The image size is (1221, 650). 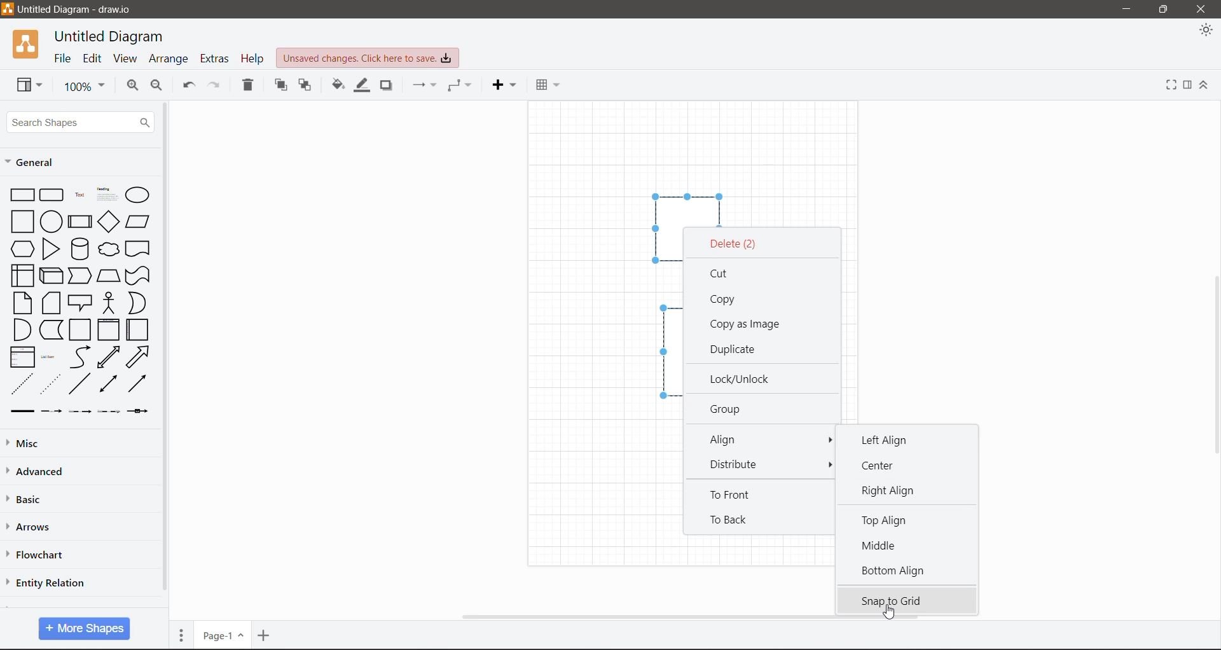 I want to click on Duplicate, so click(x=737, y=349).